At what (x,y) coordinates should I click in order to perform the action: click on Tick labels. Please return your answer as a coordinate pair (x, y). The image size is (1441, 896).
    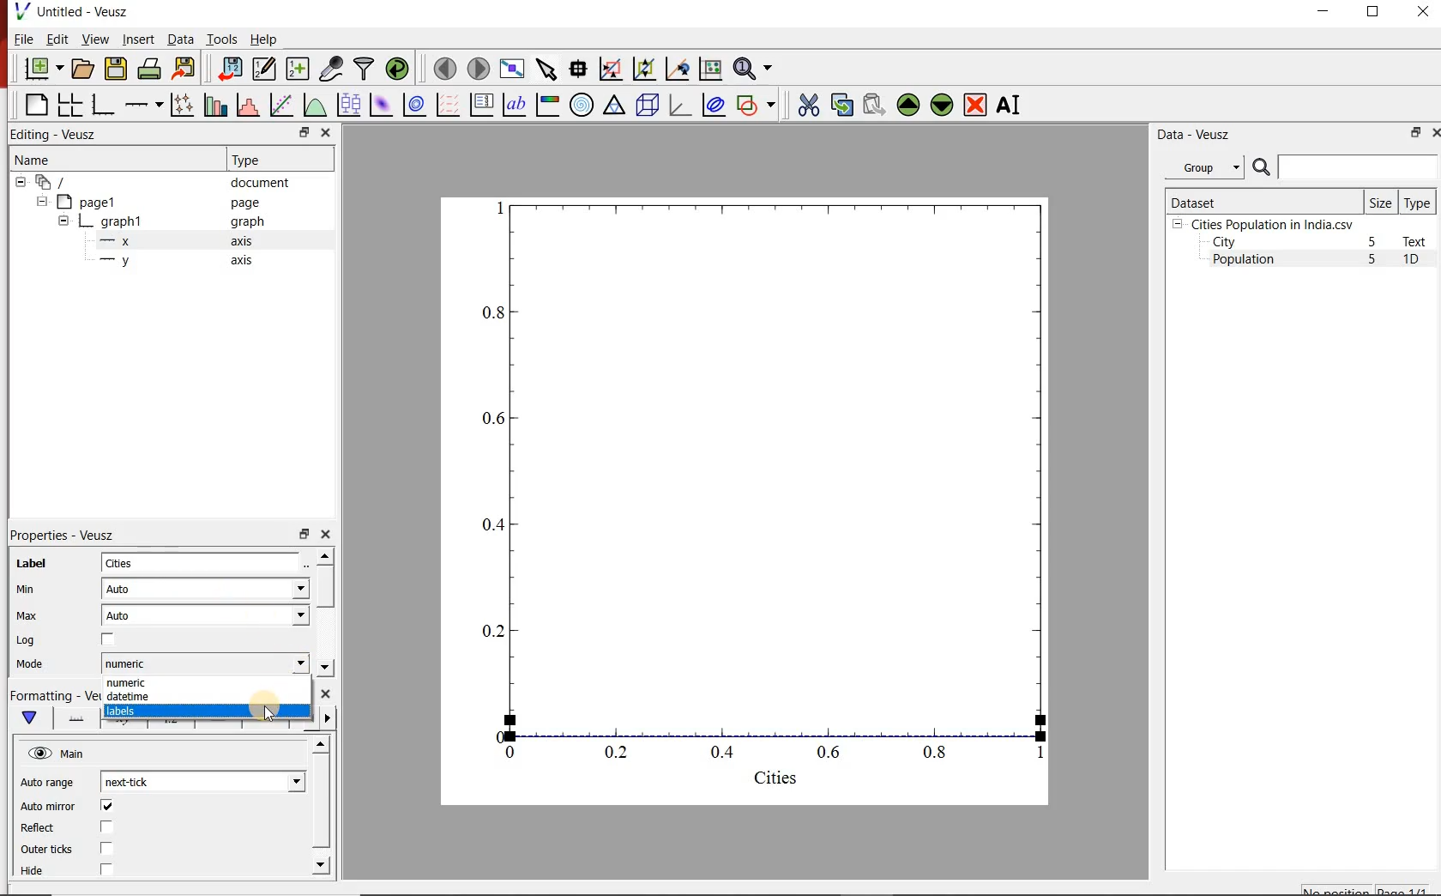
    Looking at the image, I should click on (166, 727).